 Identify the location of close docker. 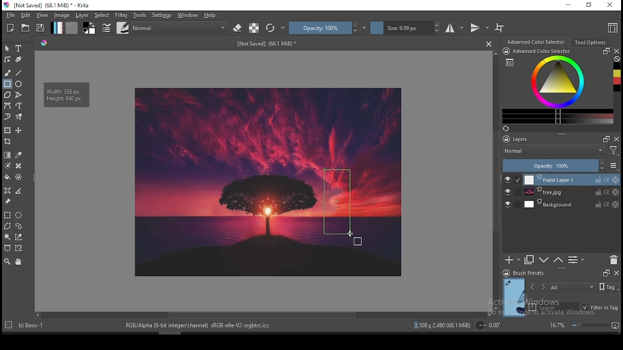
(617, 139).